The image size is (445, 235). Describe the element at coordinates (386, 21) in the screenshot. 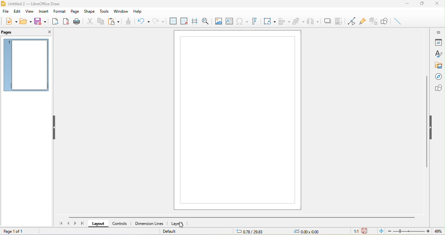

I see `show draw function` at that location.